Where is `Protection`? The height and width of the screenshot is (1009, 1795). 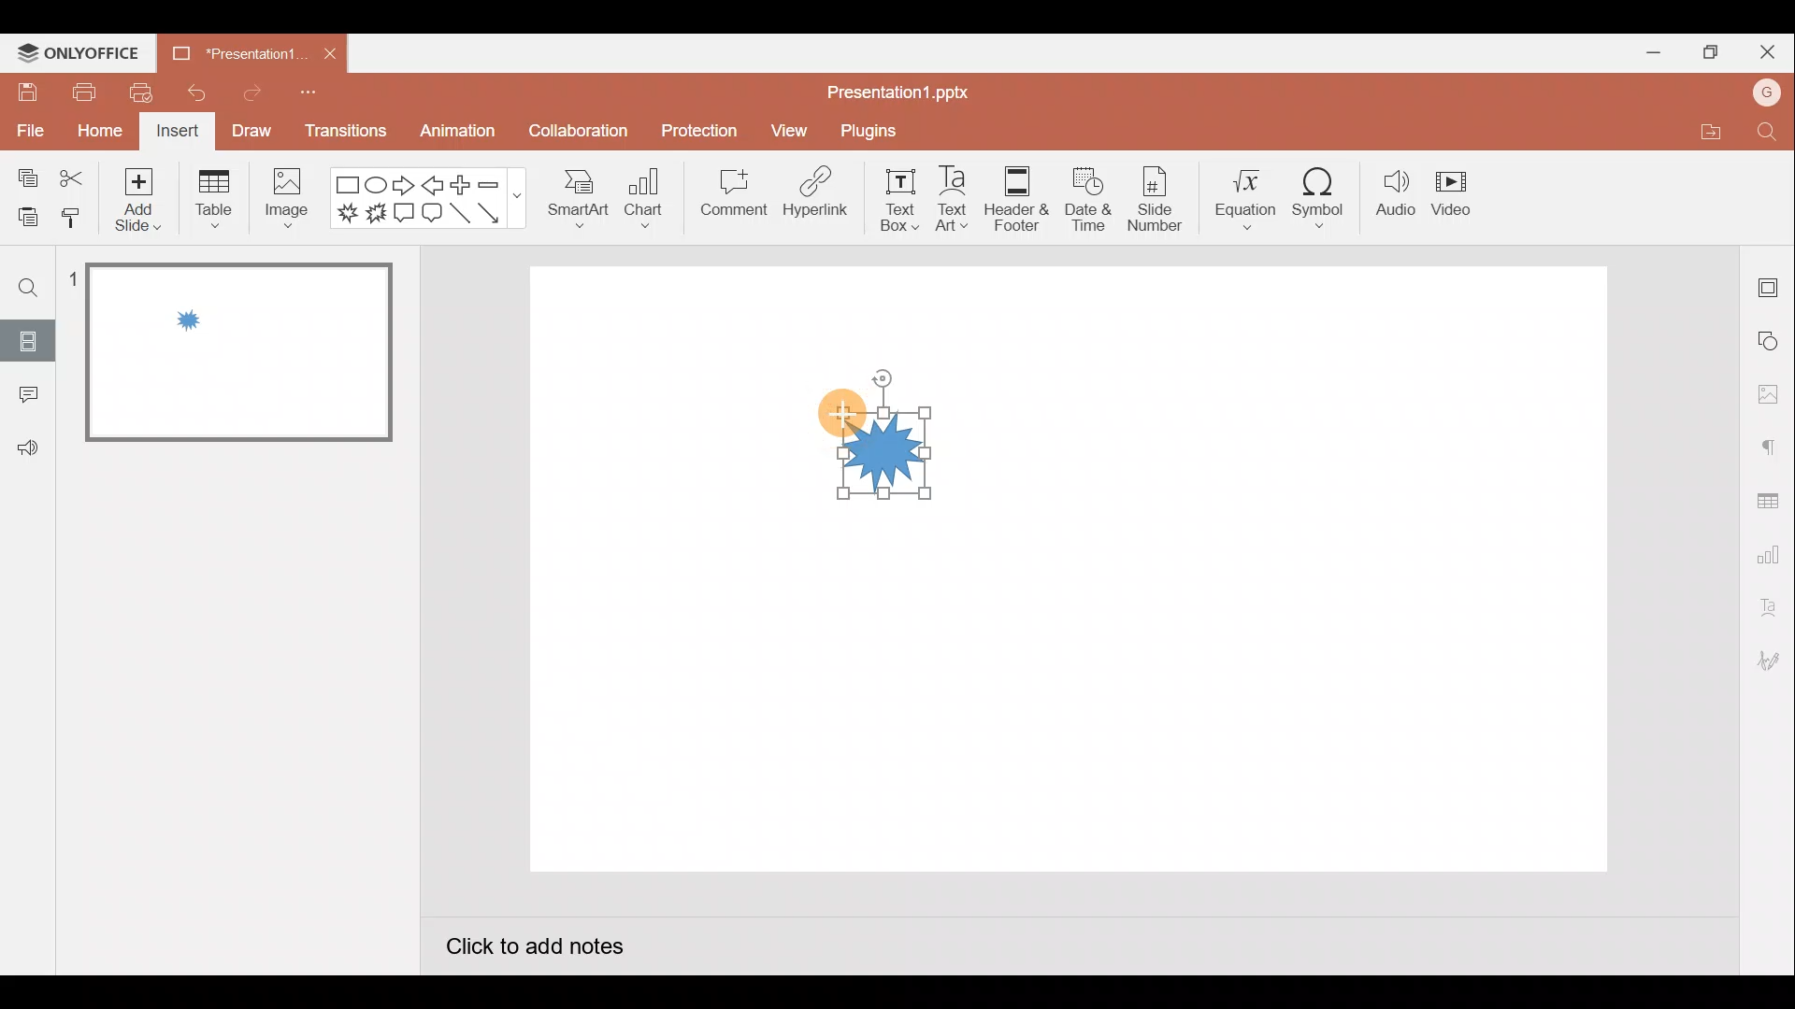
Protection is located at coordinates (698, 124).